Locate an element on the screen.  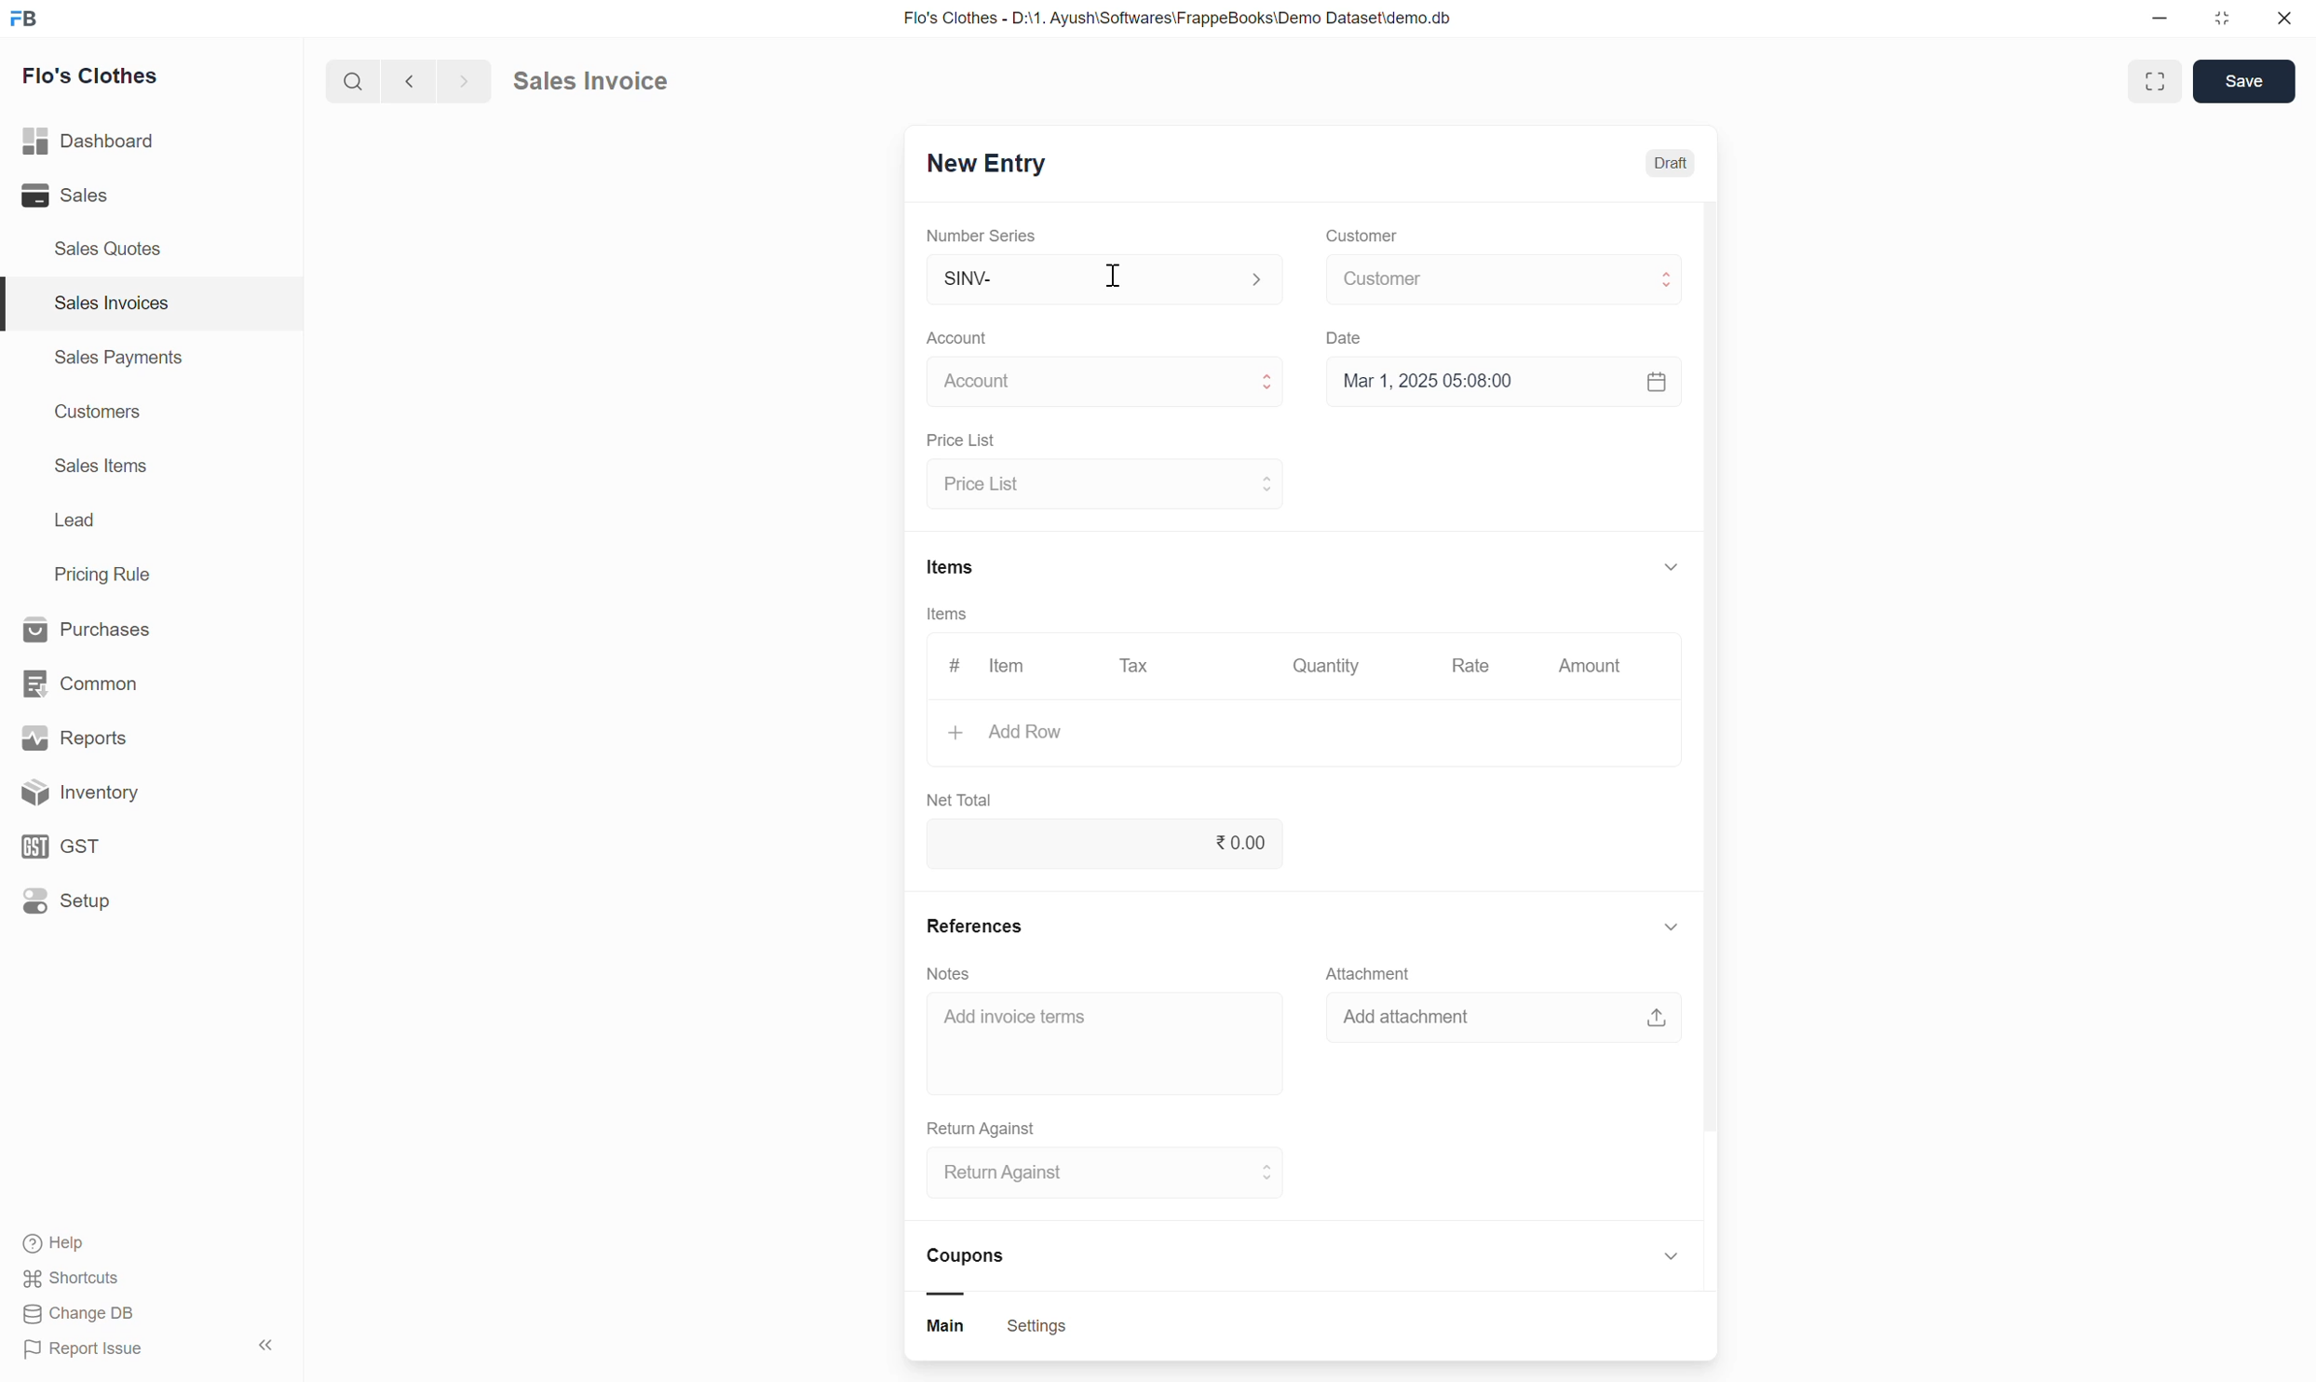
settings is located at coordinates (1037, 1329).